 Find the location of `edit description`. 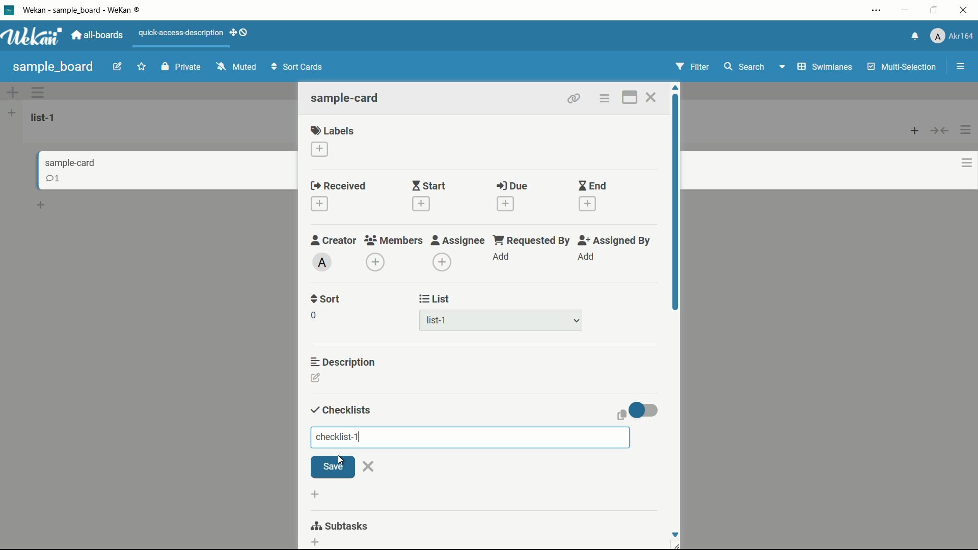

edit description is located at coordinates (316, 378).